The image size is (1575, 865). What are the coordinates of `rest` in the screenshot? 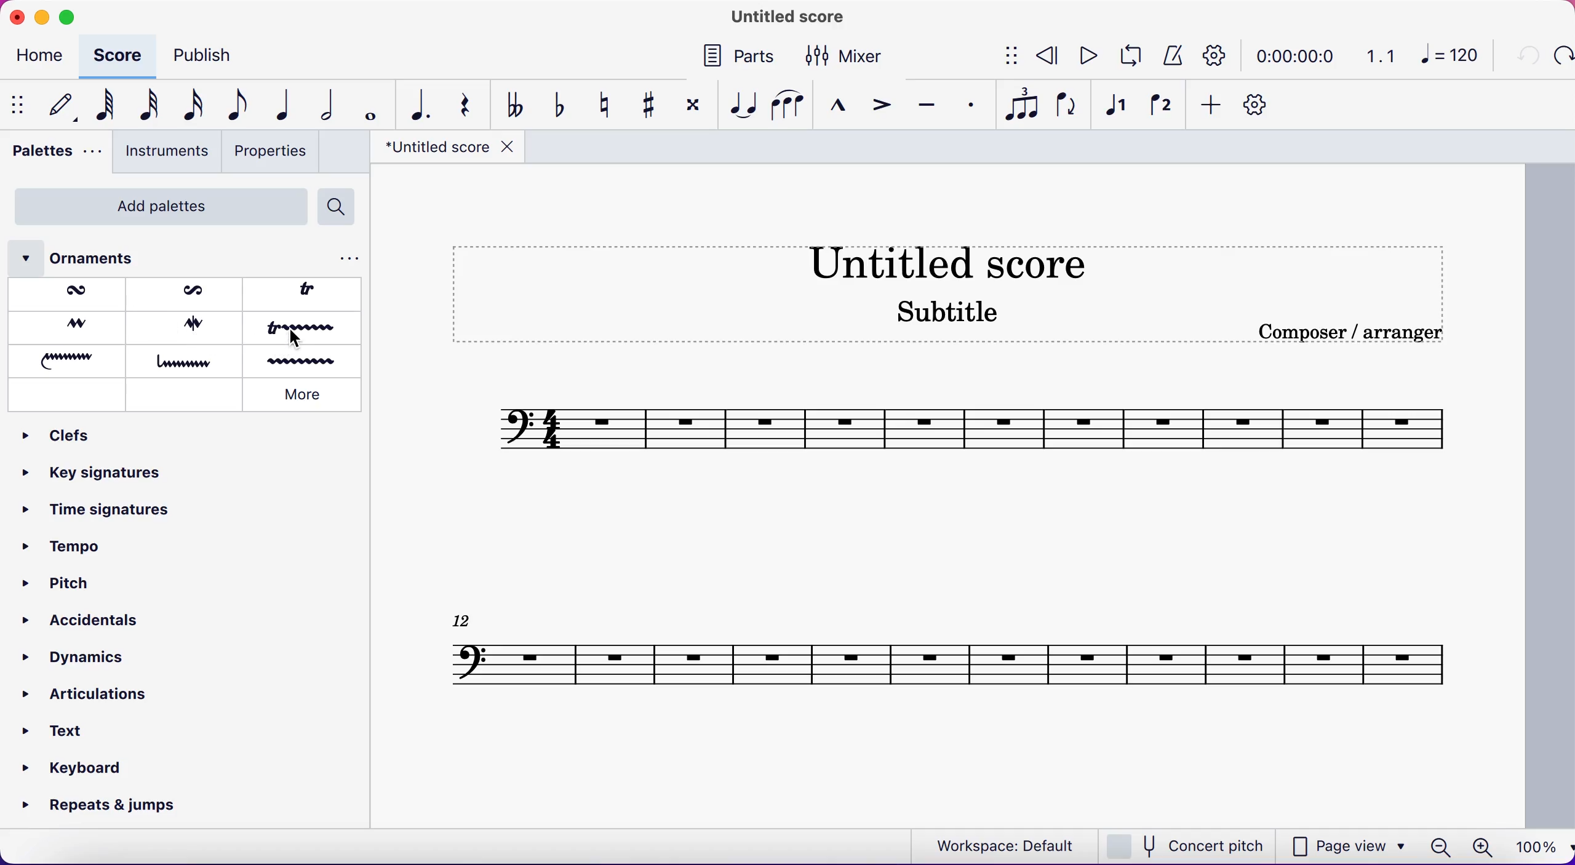 It's located at (465, 105).